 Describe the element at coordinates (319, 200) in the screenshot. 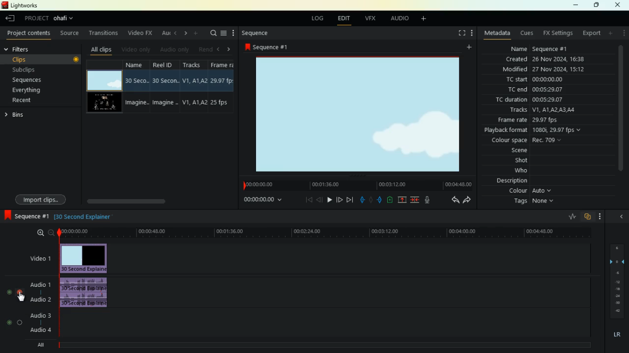

I see `back` at that location.